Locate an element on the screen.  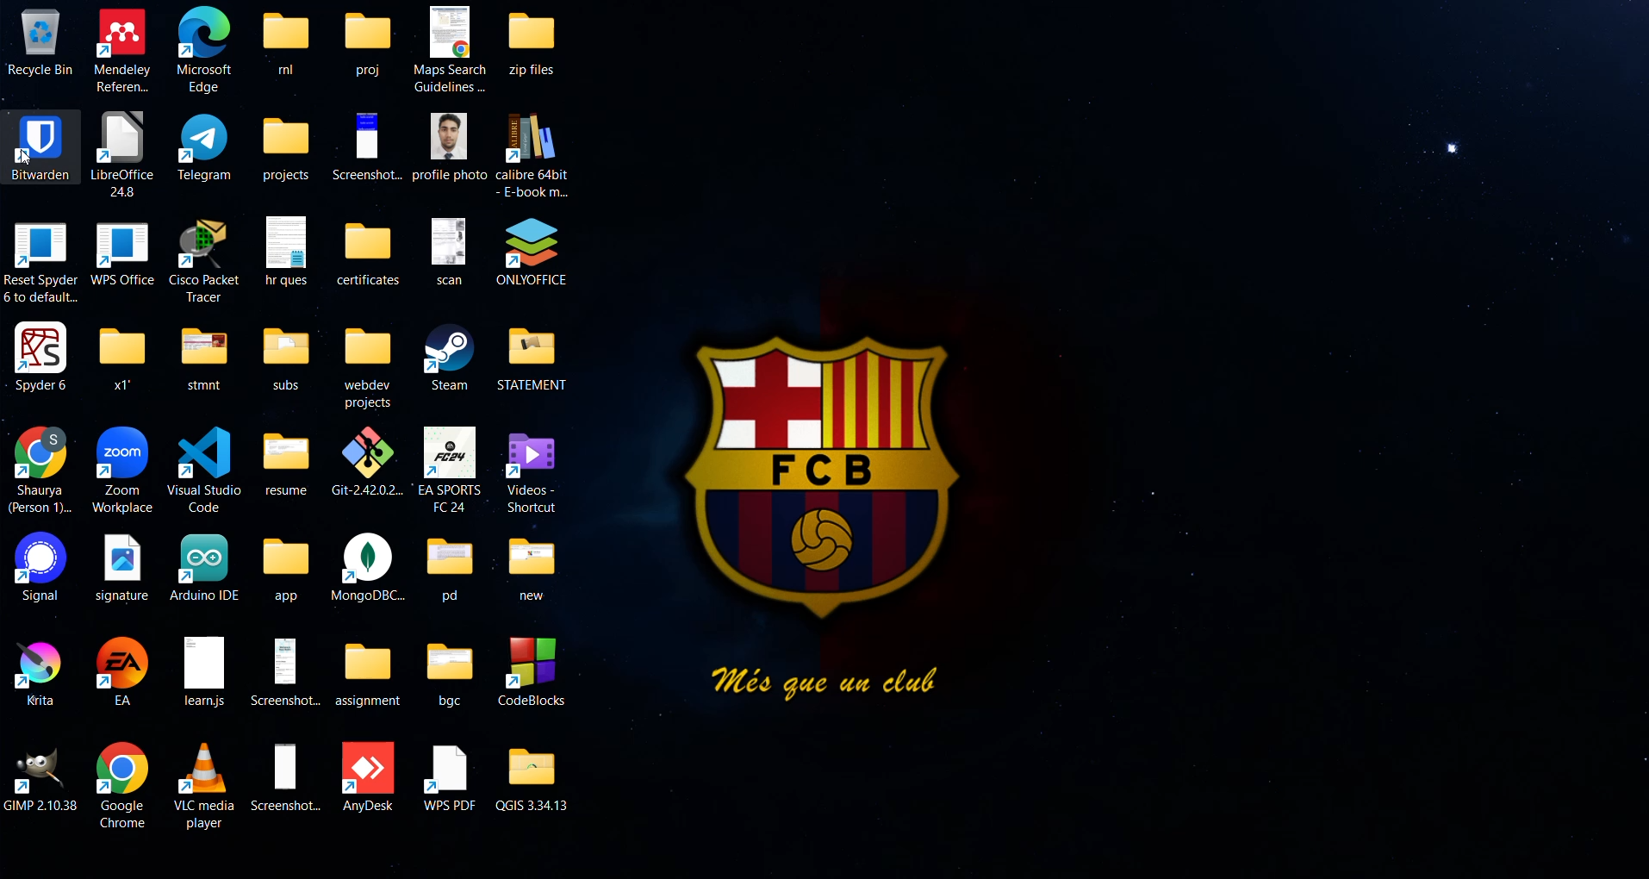
signature is located at coordinates (121, 567).